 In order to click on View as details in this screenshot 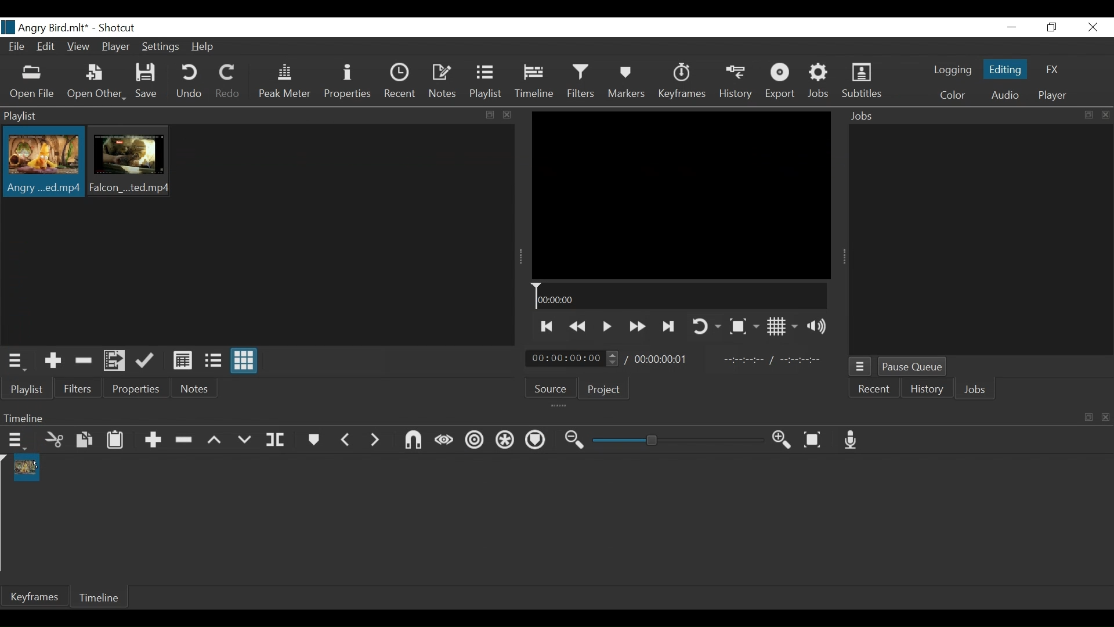, I will do `click(183, 361)`.